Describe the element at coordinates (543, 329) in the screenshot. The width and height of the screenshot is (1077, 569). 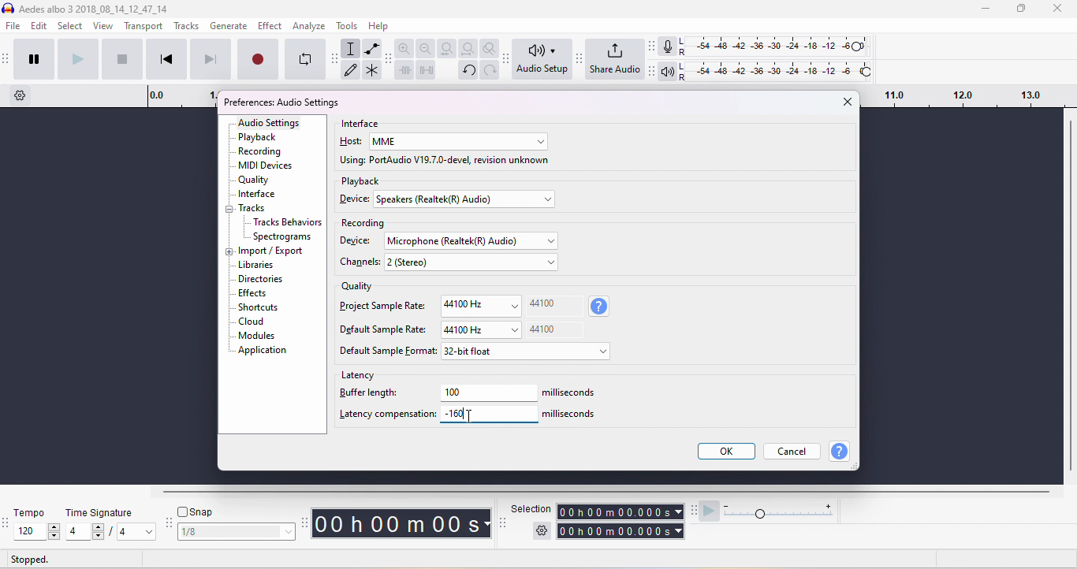
I see `44100` at that location.